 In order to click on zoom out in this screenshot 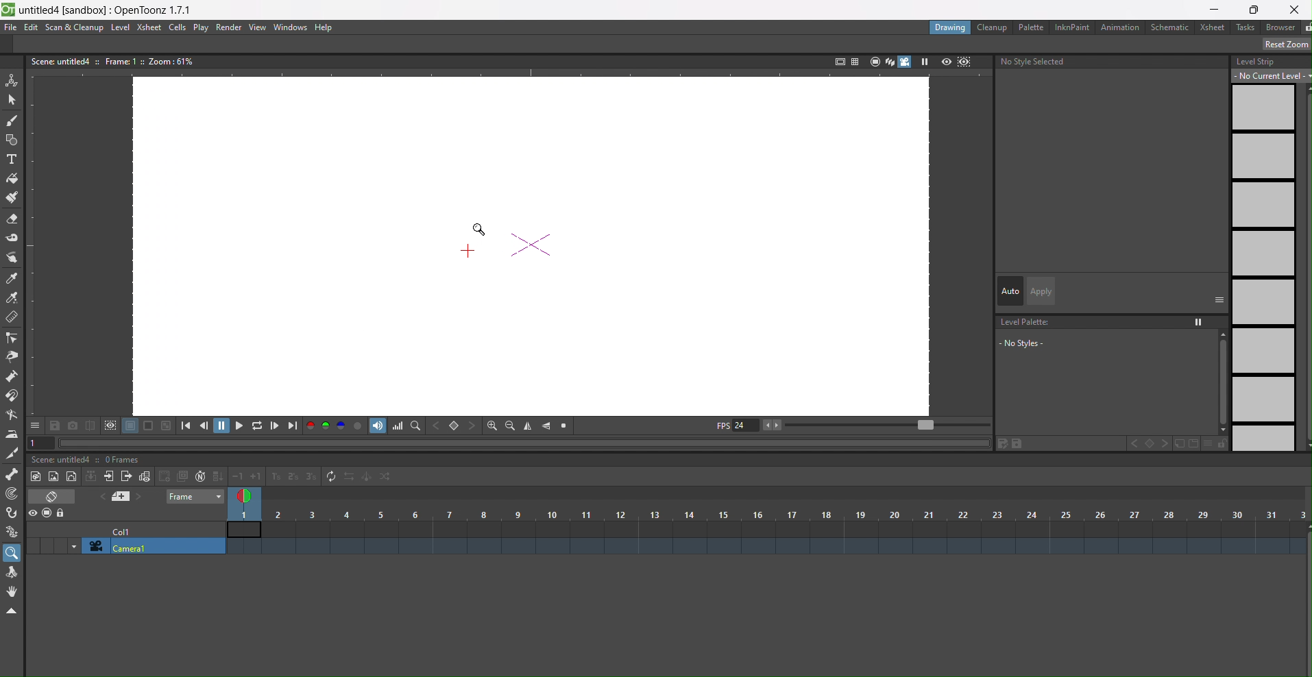, I will do `click(509, 425)`.